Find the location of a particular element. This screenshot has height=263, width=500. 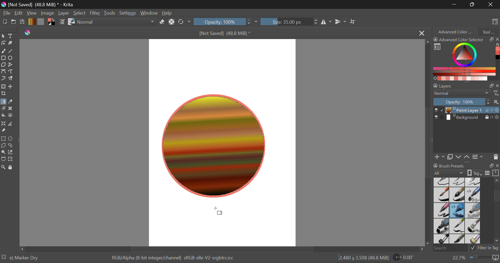

Layer is located at coordinates (64, 13).